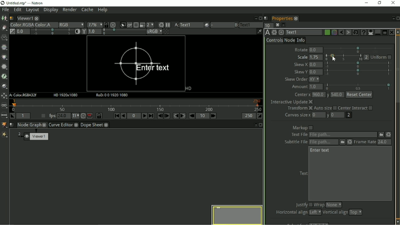 The height and width of the screenshot is (225, 400). Describe the element at coordinates (348, 33) in the screenshot. I see `Redo` at that location.